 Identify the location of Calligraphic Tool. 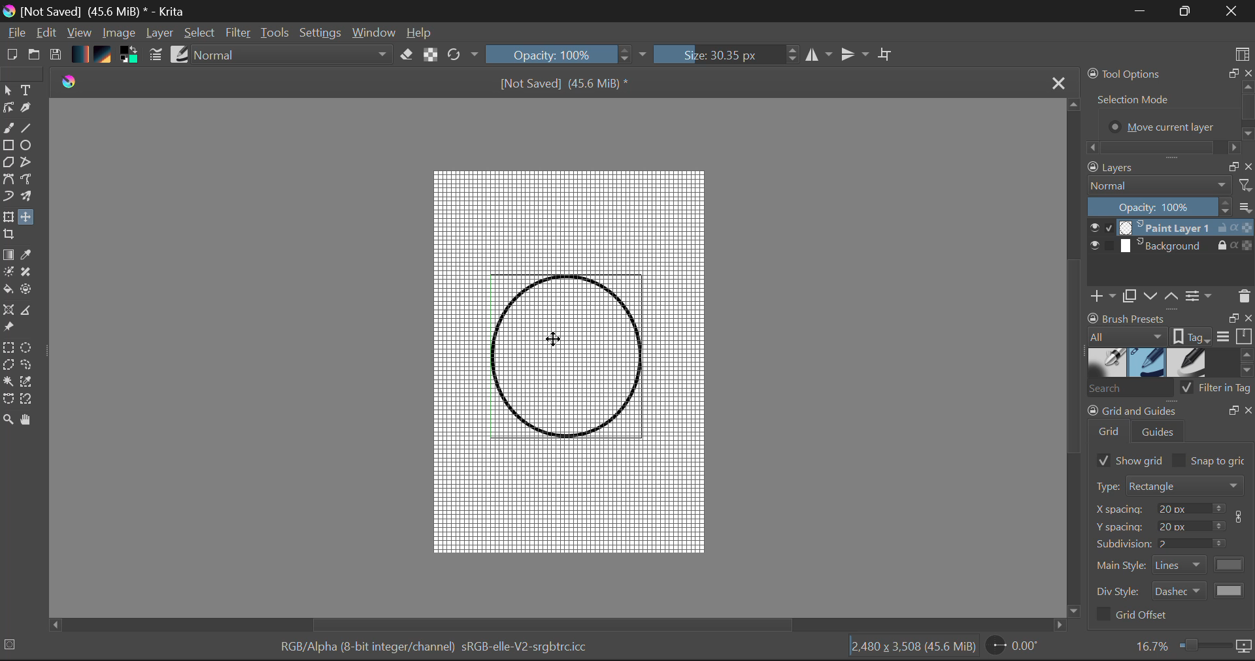
(30, 110).